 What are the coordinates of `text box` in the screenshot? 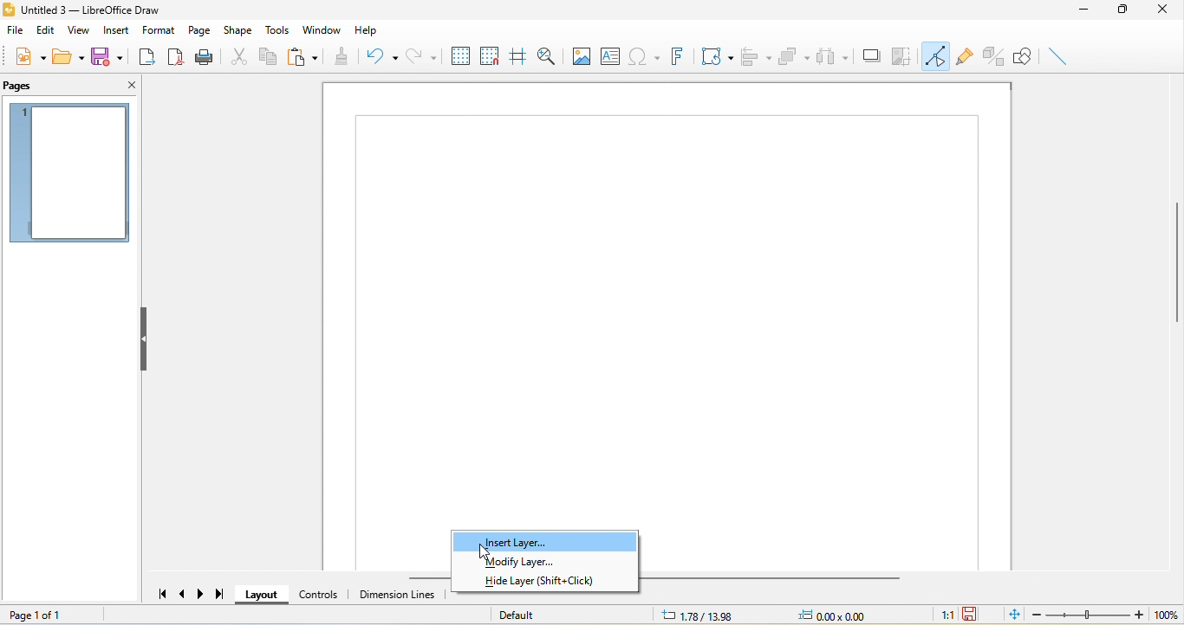 It's located at (608, 56).